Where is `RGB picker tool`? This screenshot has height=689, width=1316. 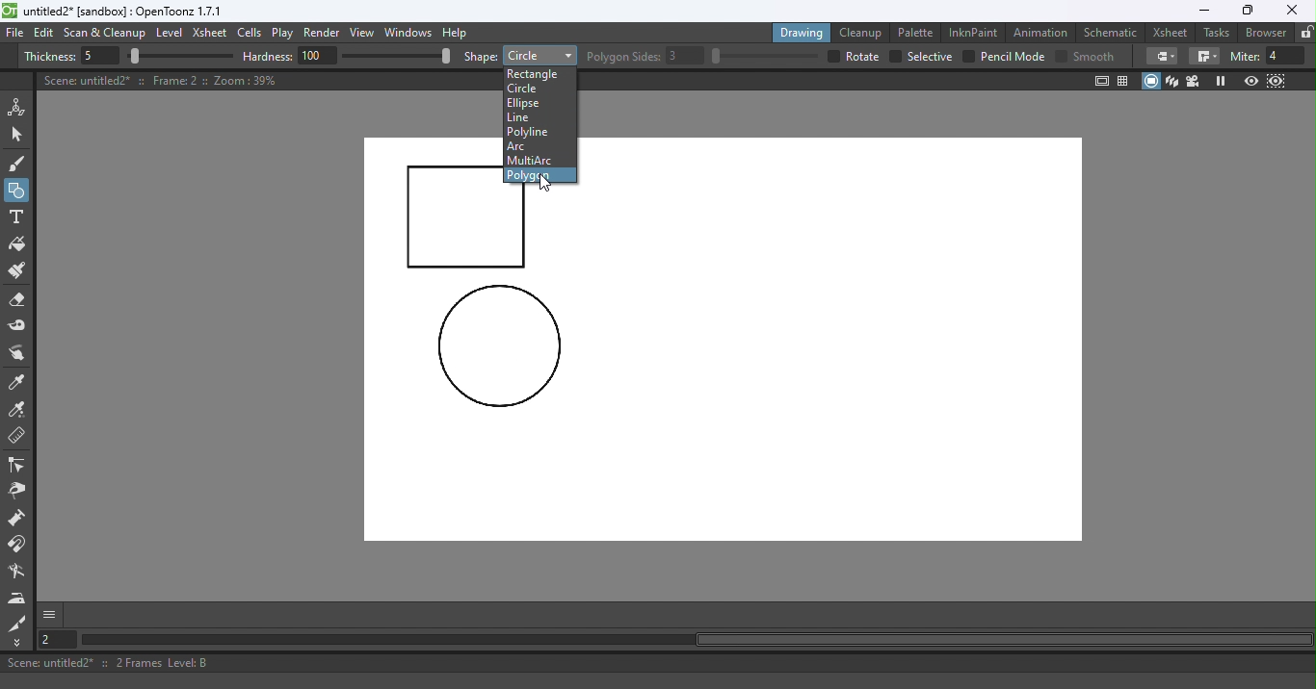 RGB picker tool is located at coordinates (20, 411).